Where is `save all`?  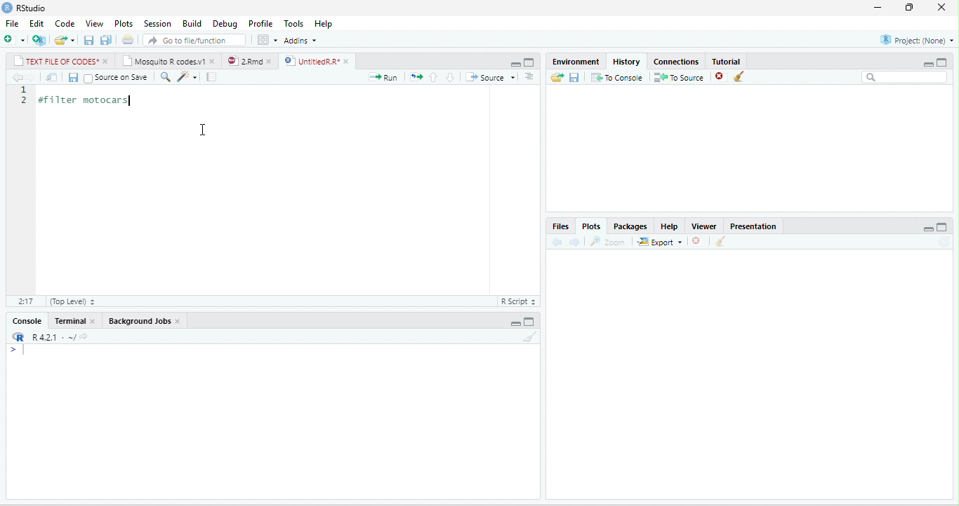 save all is located at coordinates (105, 40).